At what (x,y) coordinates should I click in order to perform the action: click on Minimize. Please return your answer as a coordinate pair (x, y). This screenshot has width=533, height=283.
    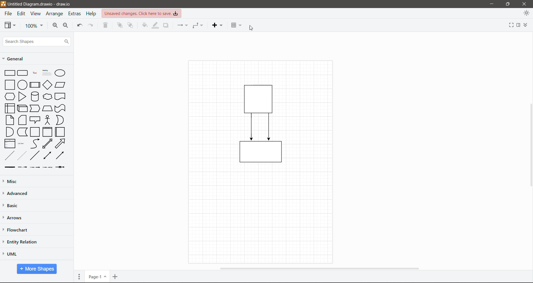
    Looking at the image, I should click on (490, 4).